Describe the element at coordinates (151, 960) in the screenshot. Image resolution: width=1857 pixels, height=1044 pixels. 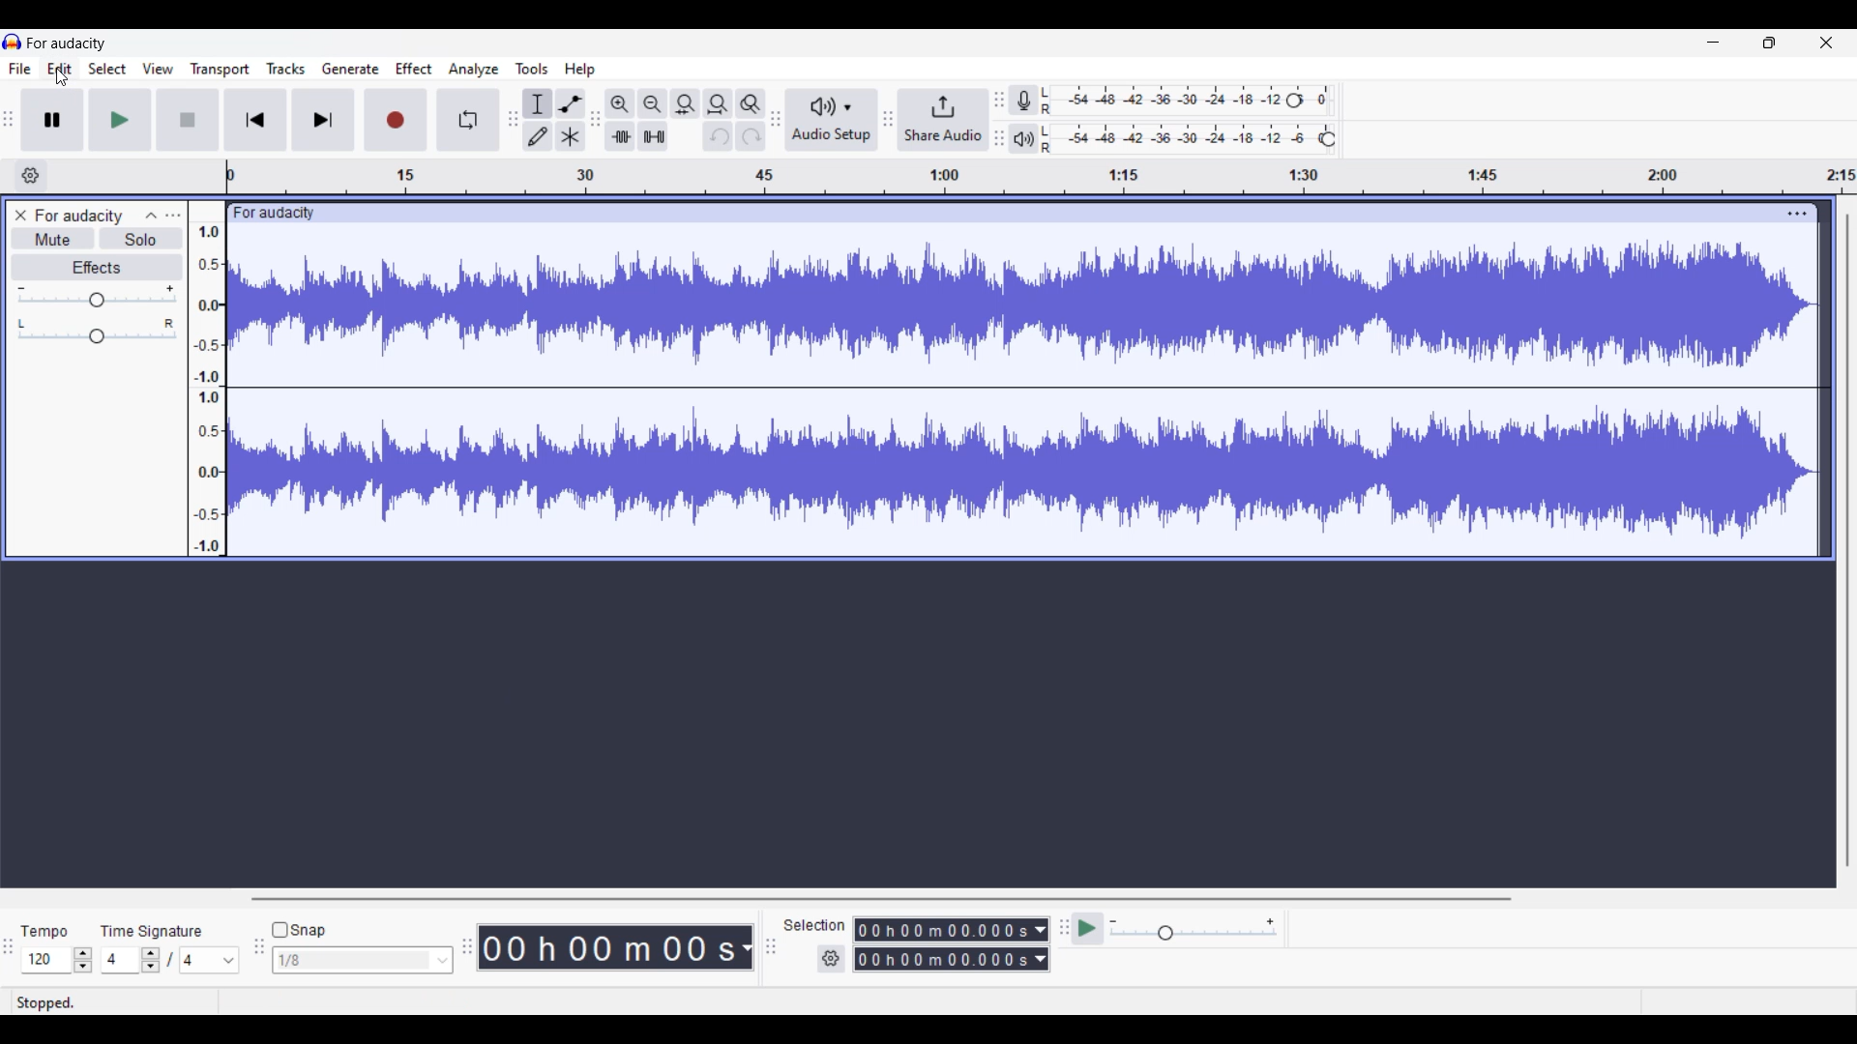
I see `Increase/Decrease time signature` at that location.